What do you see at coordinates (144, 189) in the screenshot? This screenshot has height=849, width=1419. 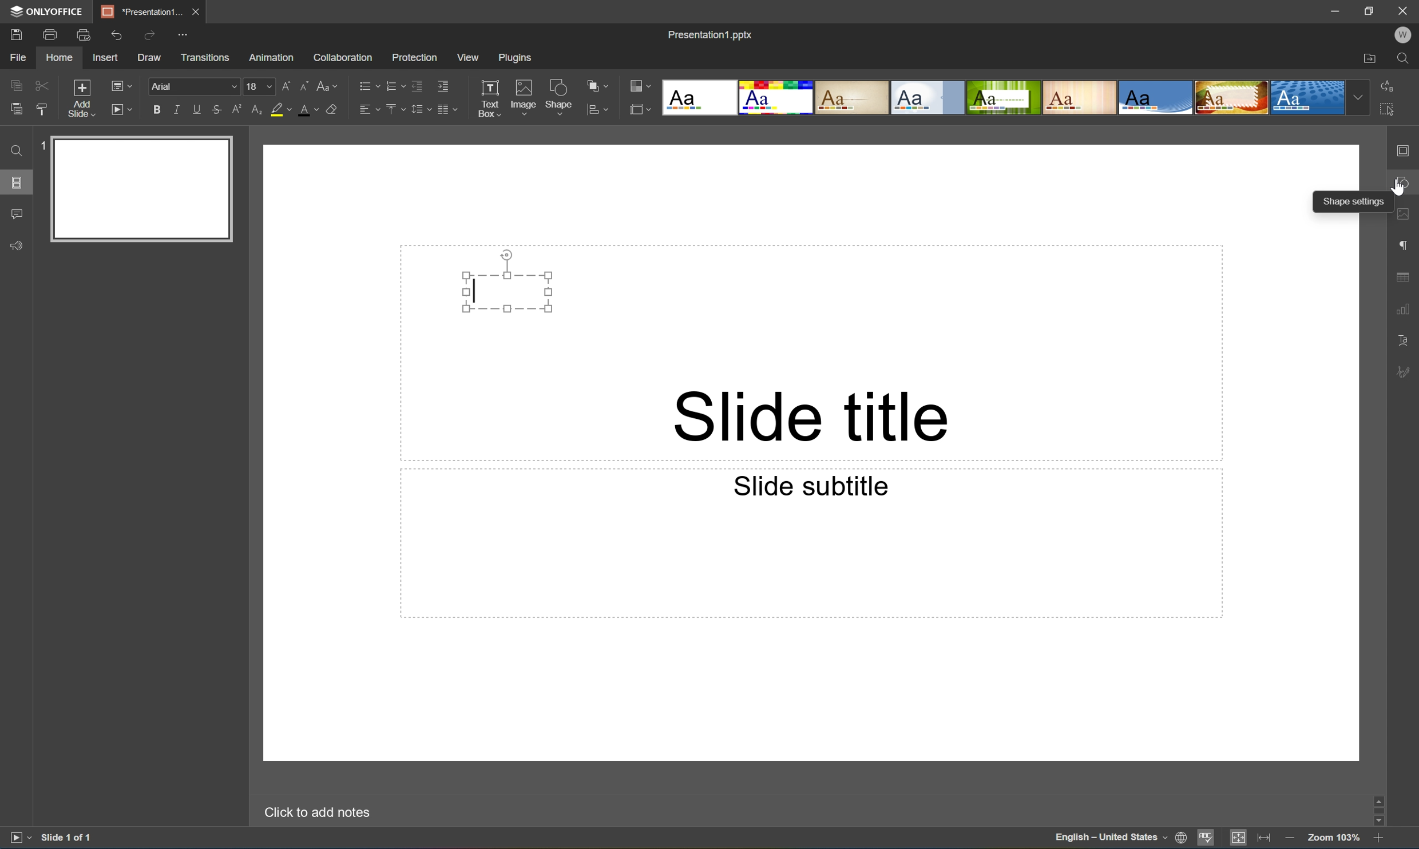 I see `Slide` at bounding box center [144, 189].